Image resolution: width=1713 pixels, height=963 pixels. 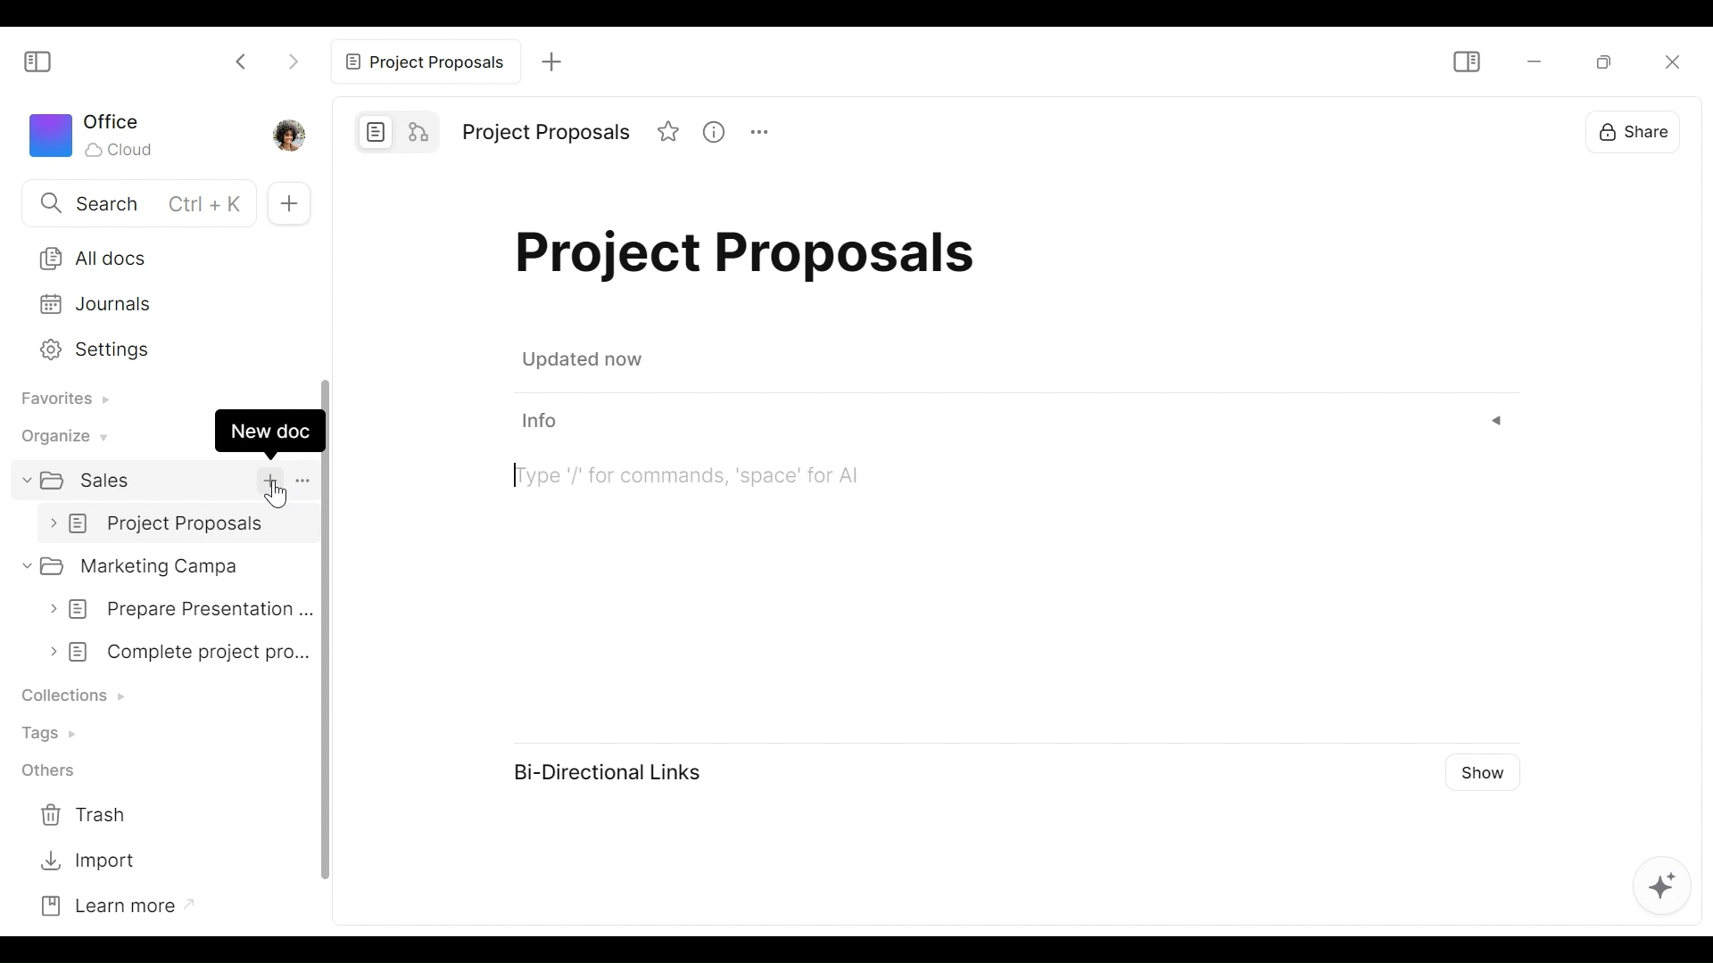 I want to click on Show, so click(x=1485, y=772).